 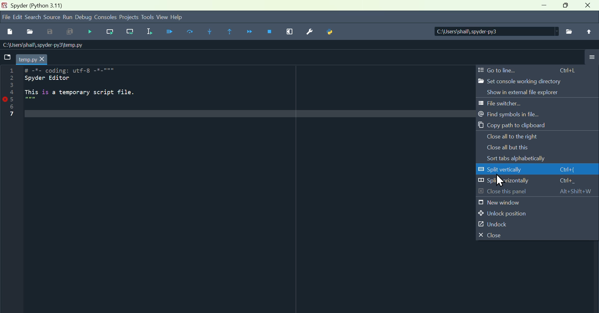 What do you see at coordinates (40, 5) in the screenshot?
I see `spyder (Python 3.11)` at bounding box center [40, 5].